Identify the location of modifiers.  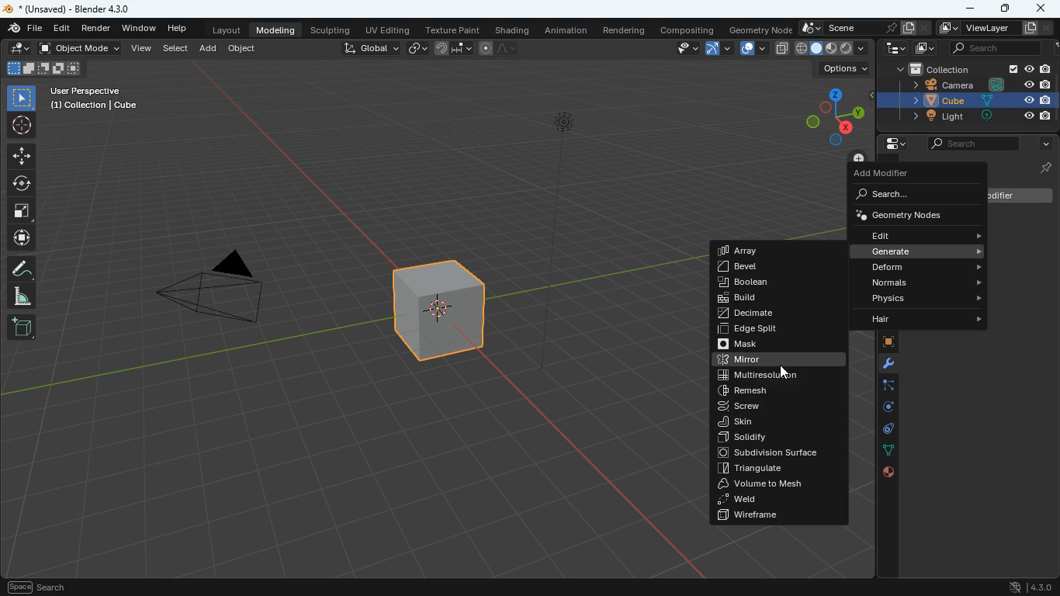
(882, 365).